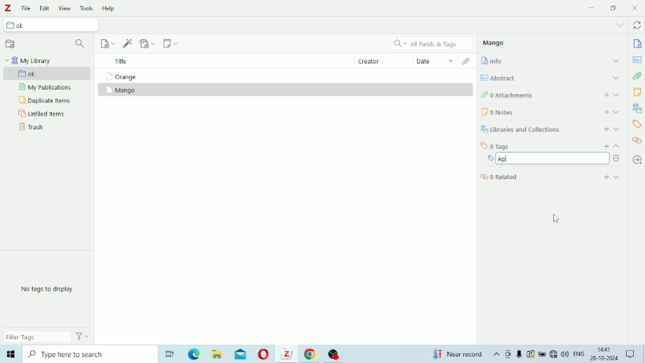 The image size is (645, 363). What do you see at coordinates (637, 76) in the screenshot?
I see `Attachments` at bounding box center [637, 76].